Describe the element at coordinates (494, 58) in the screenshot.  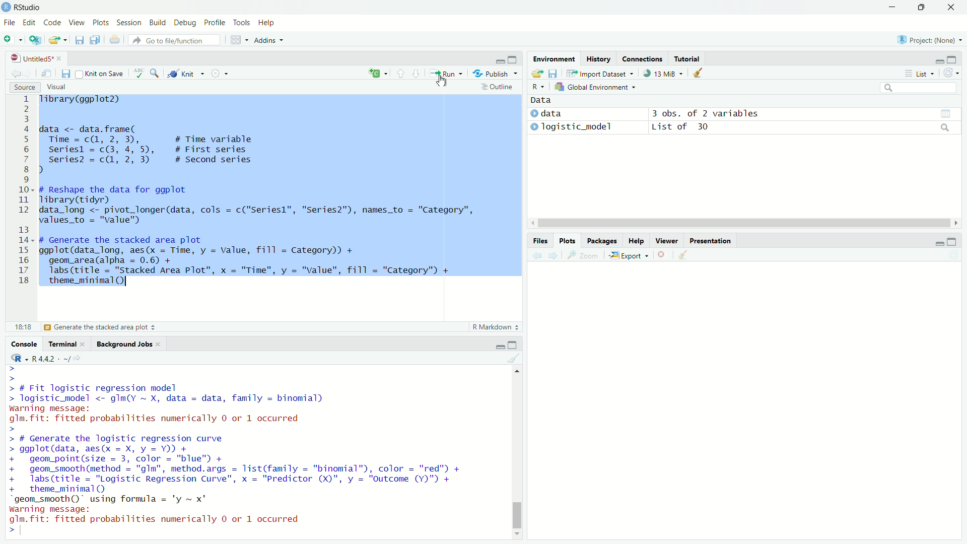
I see `minimise` at that location.